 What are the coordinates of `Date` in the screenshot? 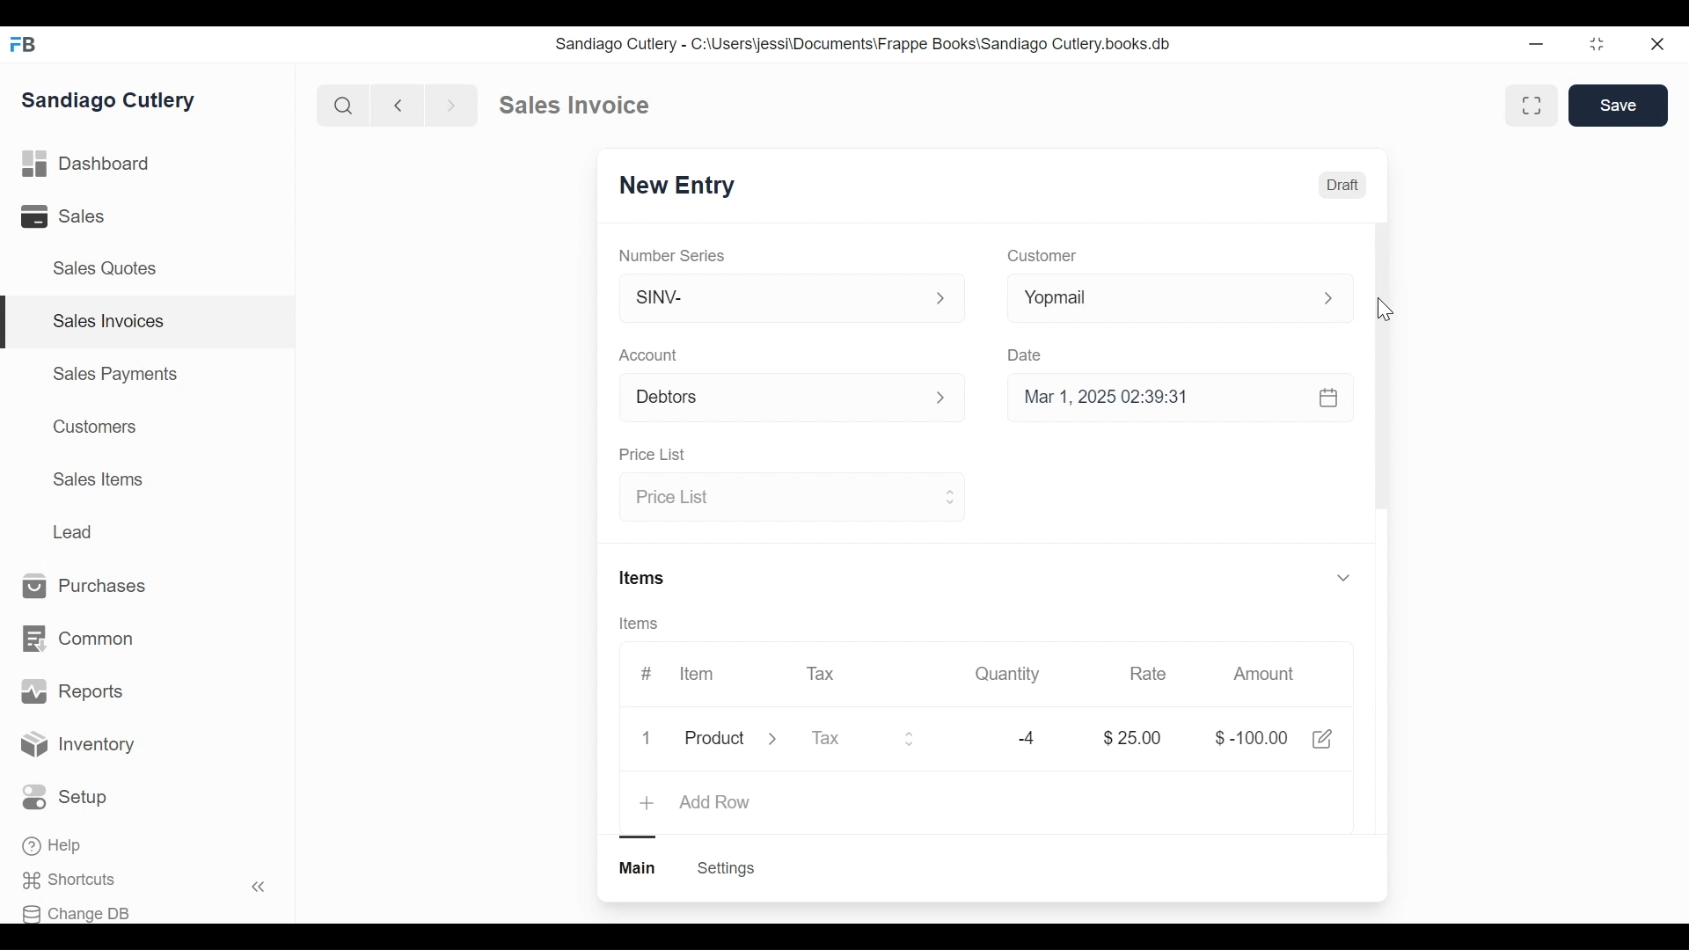 It's located at (1025, 355).